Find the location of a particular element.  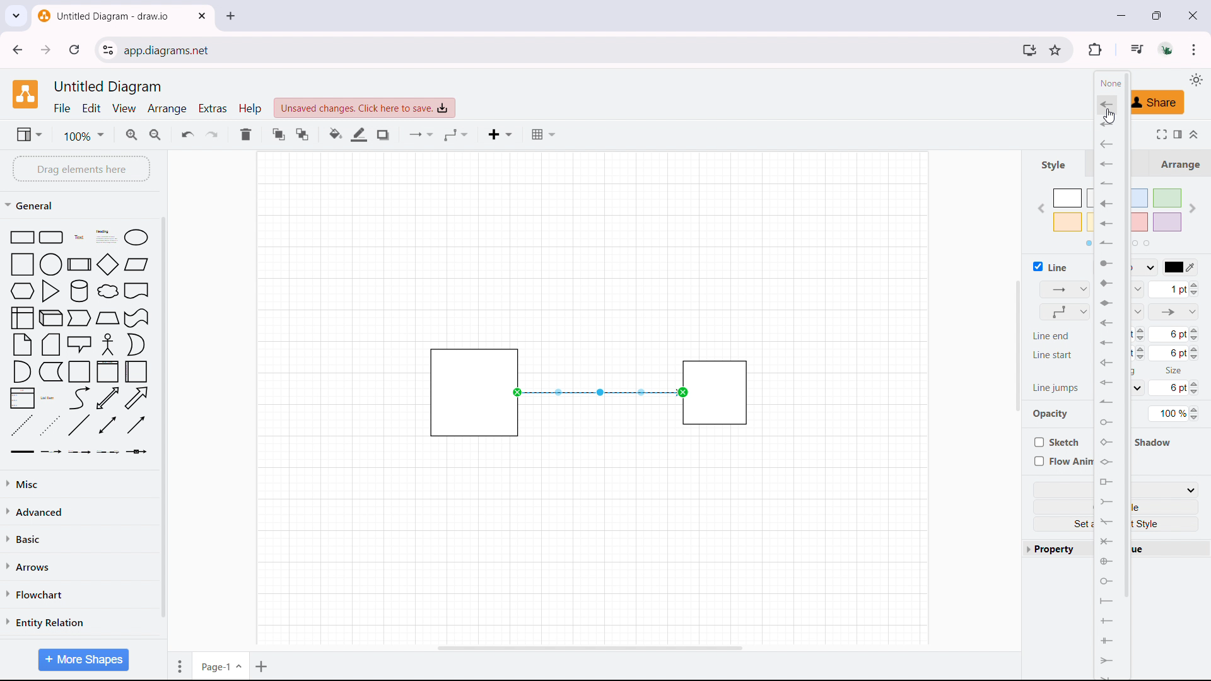

extras is located at coordinates (213, 108).